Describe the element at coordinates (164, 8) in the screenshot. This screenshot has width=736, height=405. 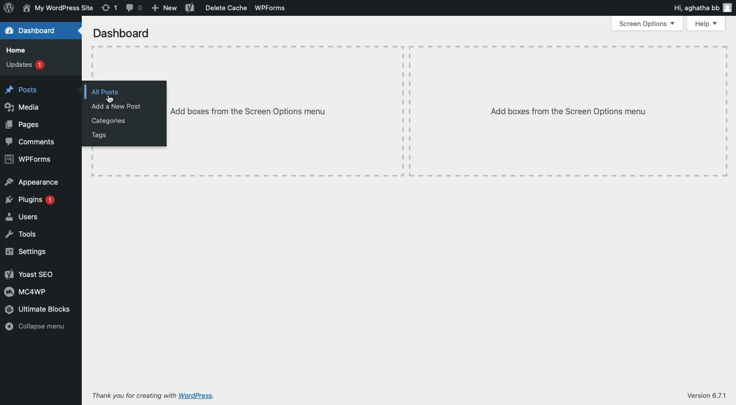
I see `New` at that location.